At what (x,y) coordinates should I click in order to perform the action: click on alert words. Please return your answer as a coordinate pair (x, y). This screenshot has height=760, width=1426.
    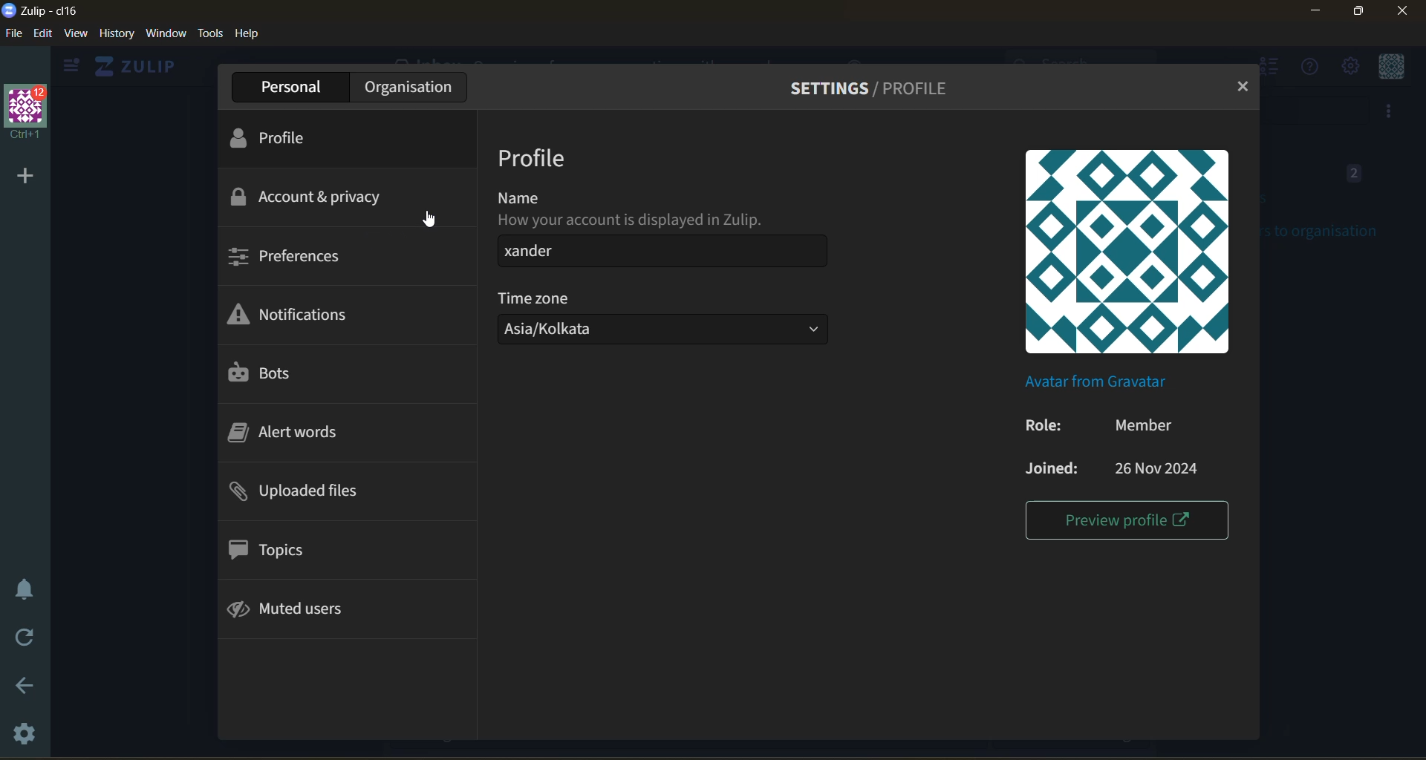
    Looking at the image, I should click on (301, 436).